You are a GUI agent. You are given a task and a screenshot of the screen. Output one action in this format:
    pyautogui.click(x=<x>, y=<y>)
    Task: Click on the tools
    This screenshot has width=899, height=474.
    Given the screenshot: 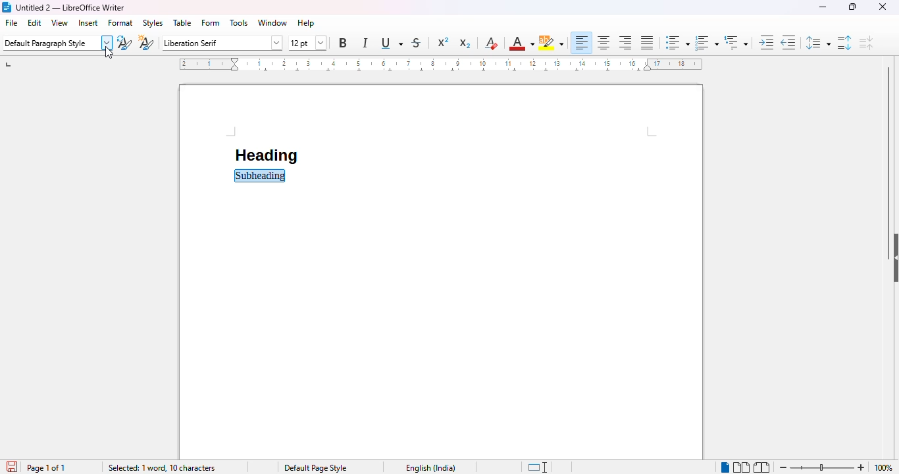 What is the action you would take?
    pyautogui.click(x=239, y=23)
    